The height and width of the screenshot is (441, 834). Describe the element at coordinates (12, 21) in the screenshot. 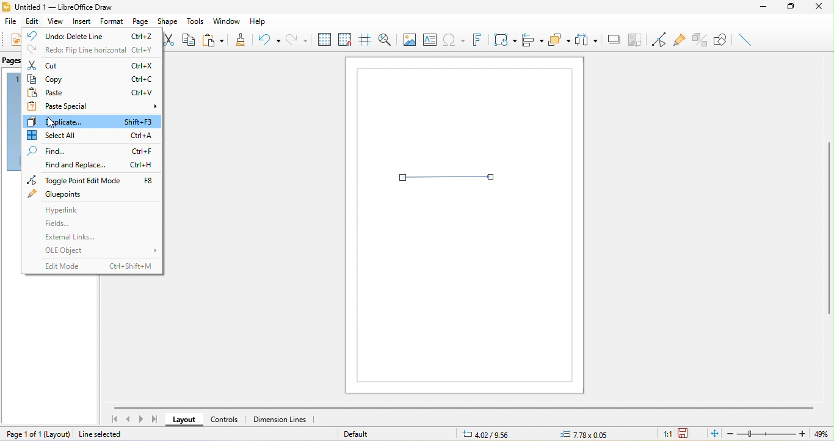

I see `file` at that location.